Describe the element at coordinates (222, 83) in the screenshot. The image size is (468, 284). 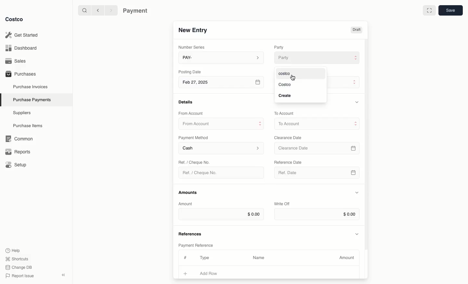
I see `Feb 27, 2025` at that location.